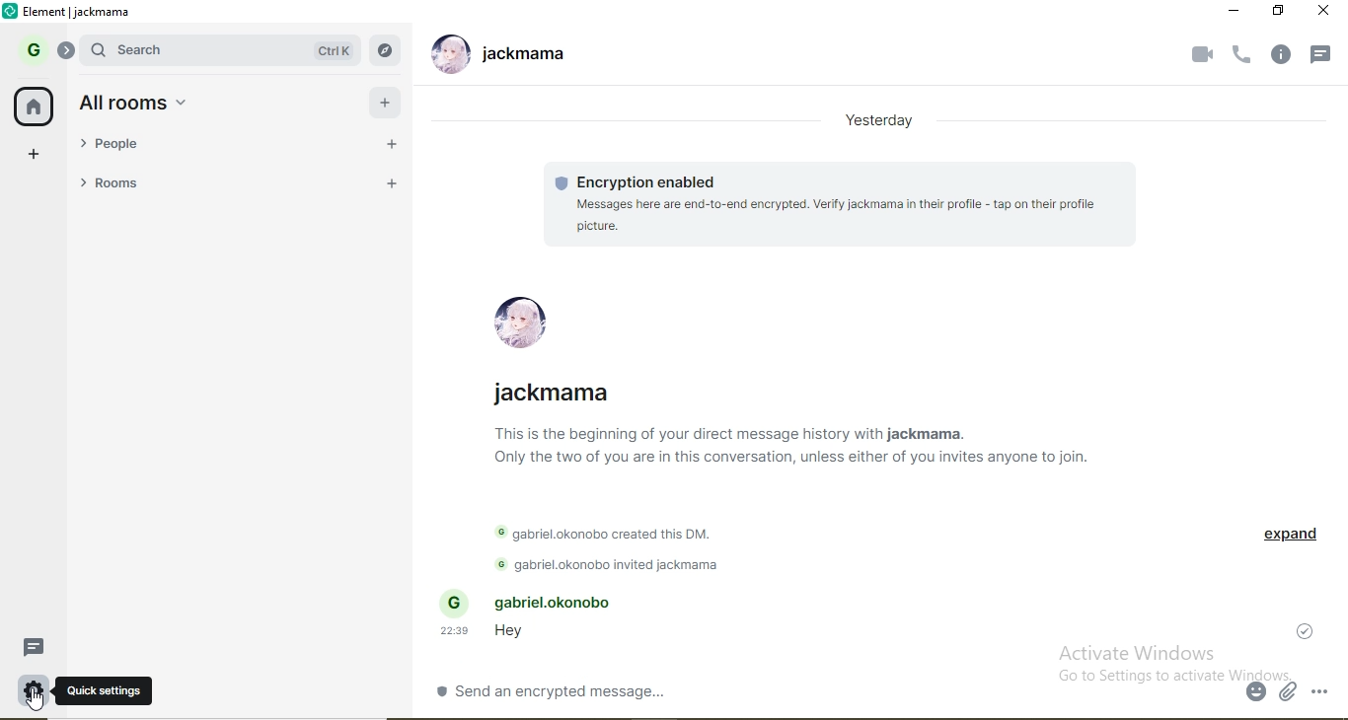 The image size is (1348, 720). I want to click on ctrl+k, so click(330, 52).